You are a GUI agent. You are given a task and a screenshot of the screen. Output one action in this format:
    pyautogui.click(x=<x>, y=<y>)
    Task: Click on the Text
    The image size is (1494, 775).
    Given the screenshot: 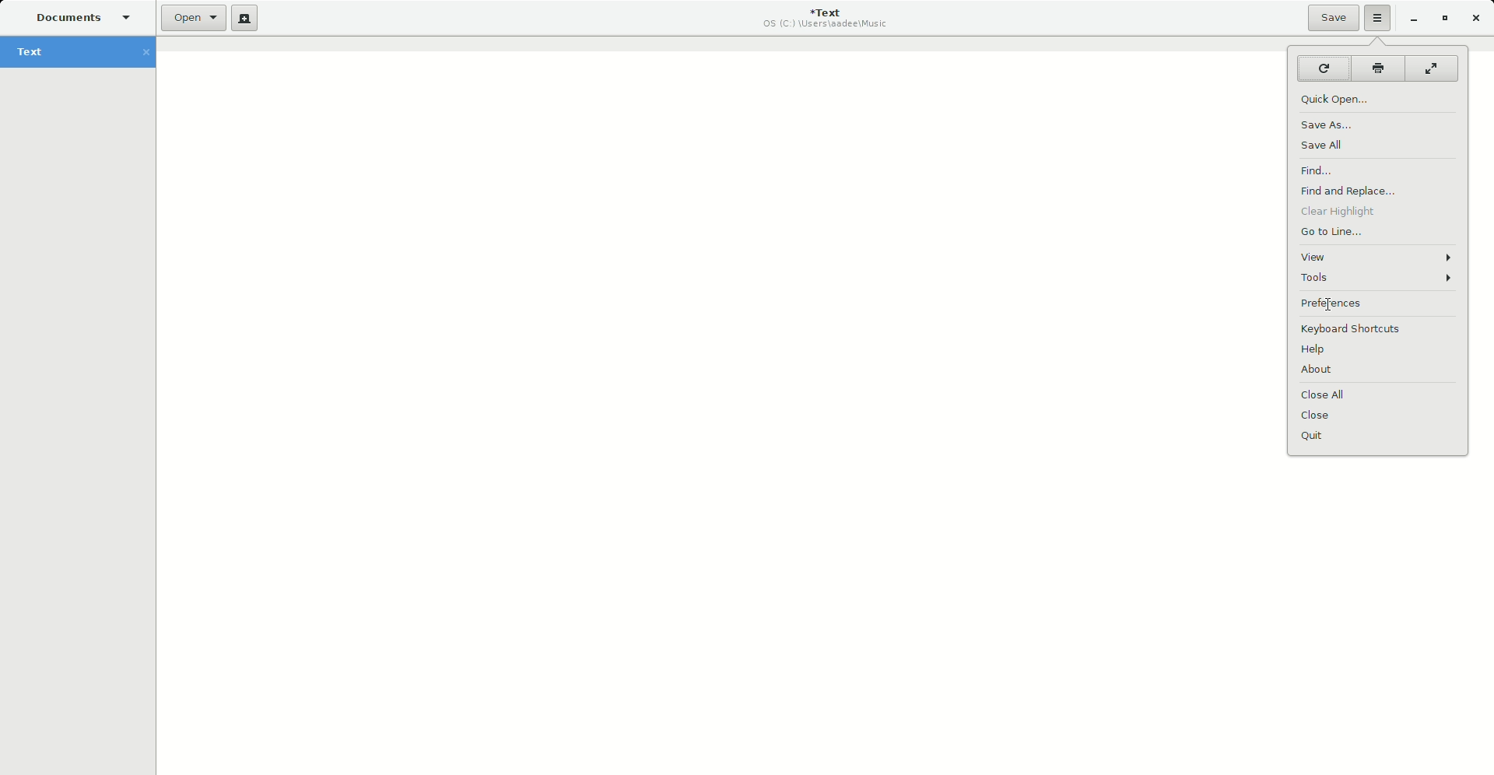 What is the action you would take?
    pyautogui.click(x=84, y=54)
    